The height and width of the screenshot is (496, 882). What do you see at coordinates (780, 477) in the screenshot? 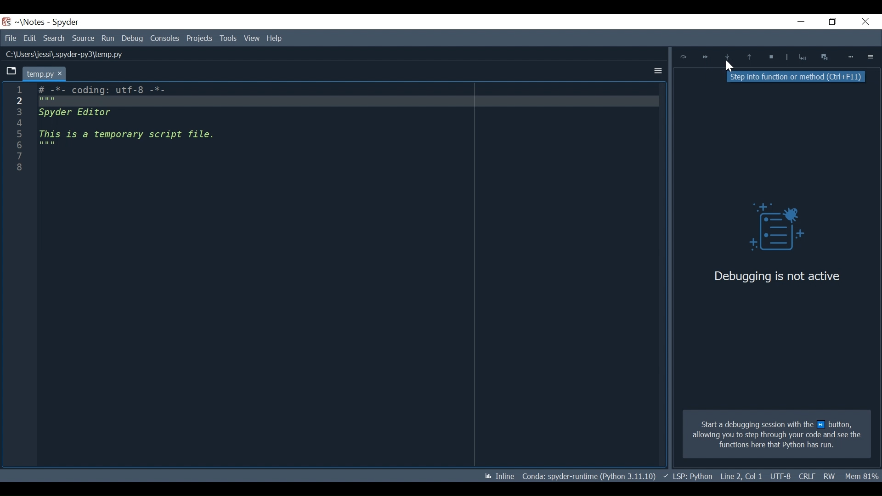
I see `Cursor Position` at bounding box center [780, 477].